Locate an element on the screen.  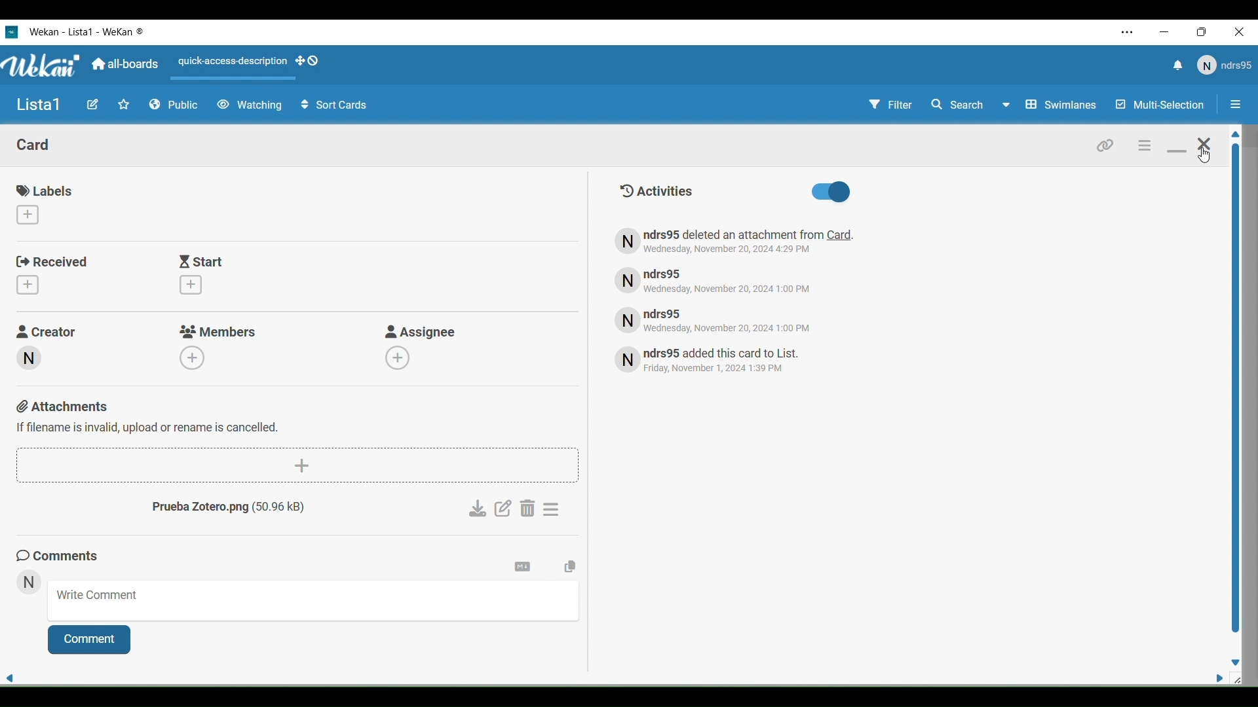
Settings is located at coordinates (518, 566).